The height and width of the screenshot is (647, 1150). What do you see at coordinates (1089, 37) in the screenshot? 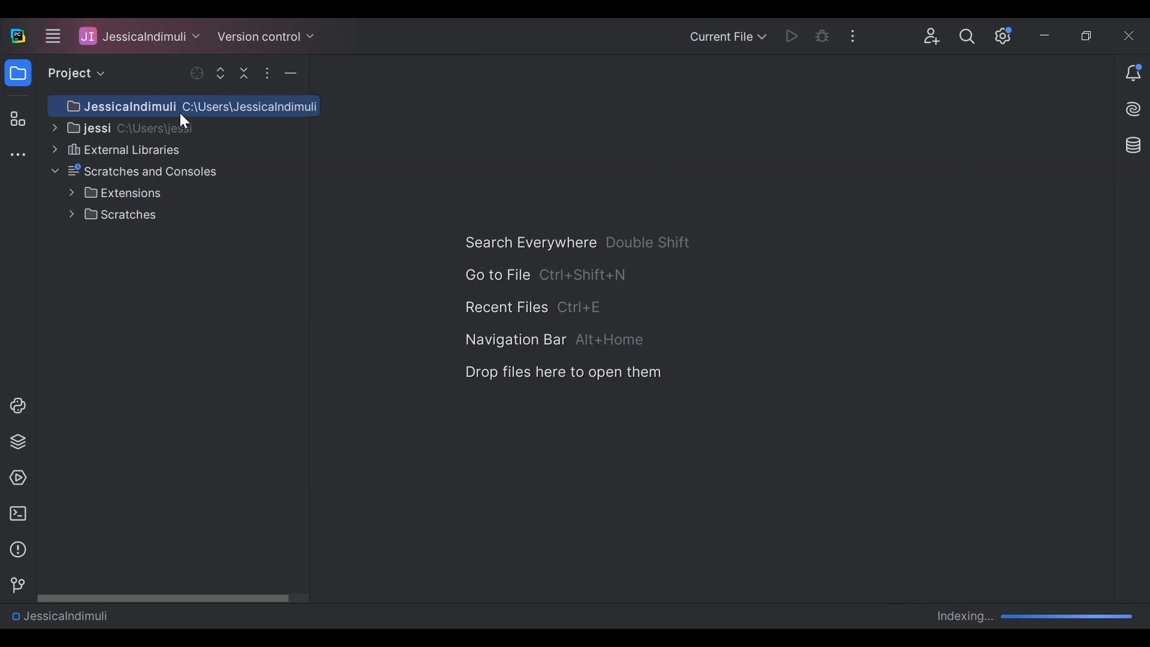
I see `Restore` at bounding box center [1089, 37].